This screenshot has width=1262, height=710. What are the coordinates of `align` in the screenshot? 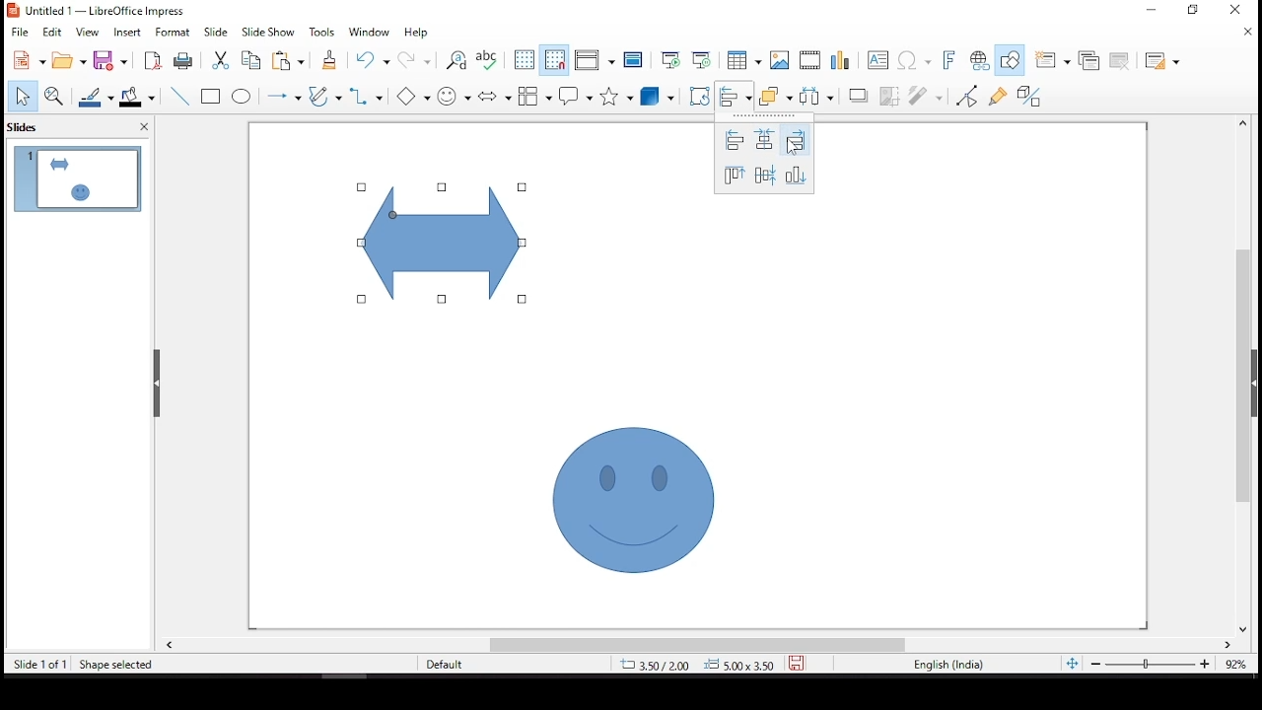 It's located at (734, 97).